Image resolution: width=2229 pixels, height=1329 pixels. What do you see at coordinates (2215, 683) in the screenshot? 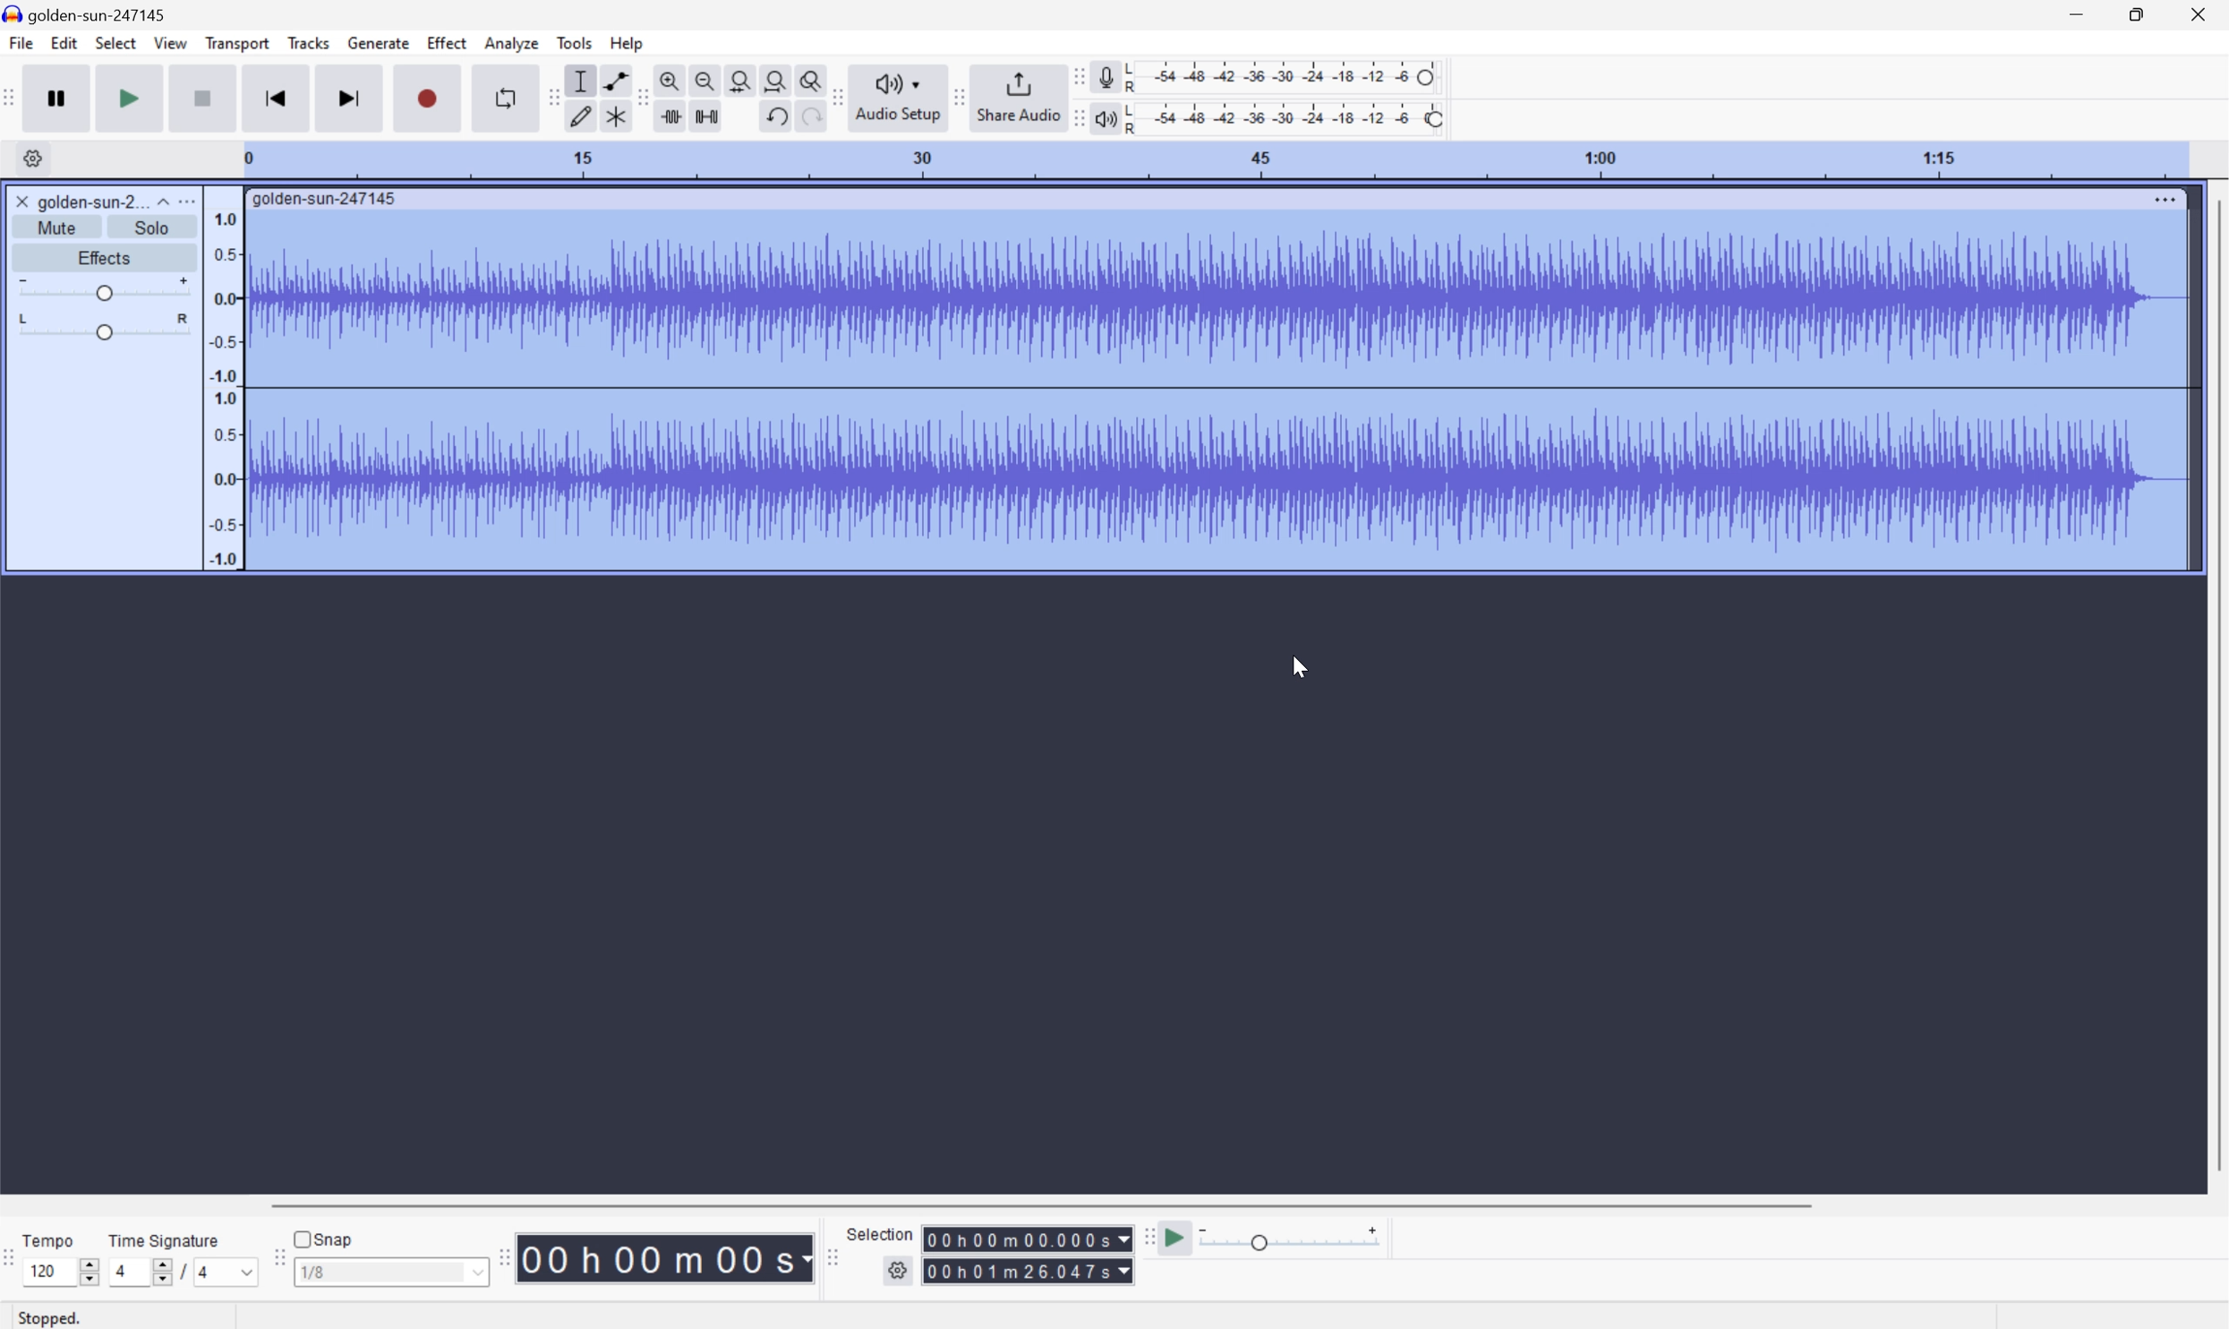
I see `Scroll Bar` at bounding box center [2215, 683].